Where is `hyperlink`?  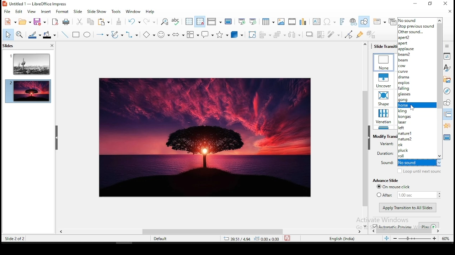
hyperlink is located at coordinates (354, 21).